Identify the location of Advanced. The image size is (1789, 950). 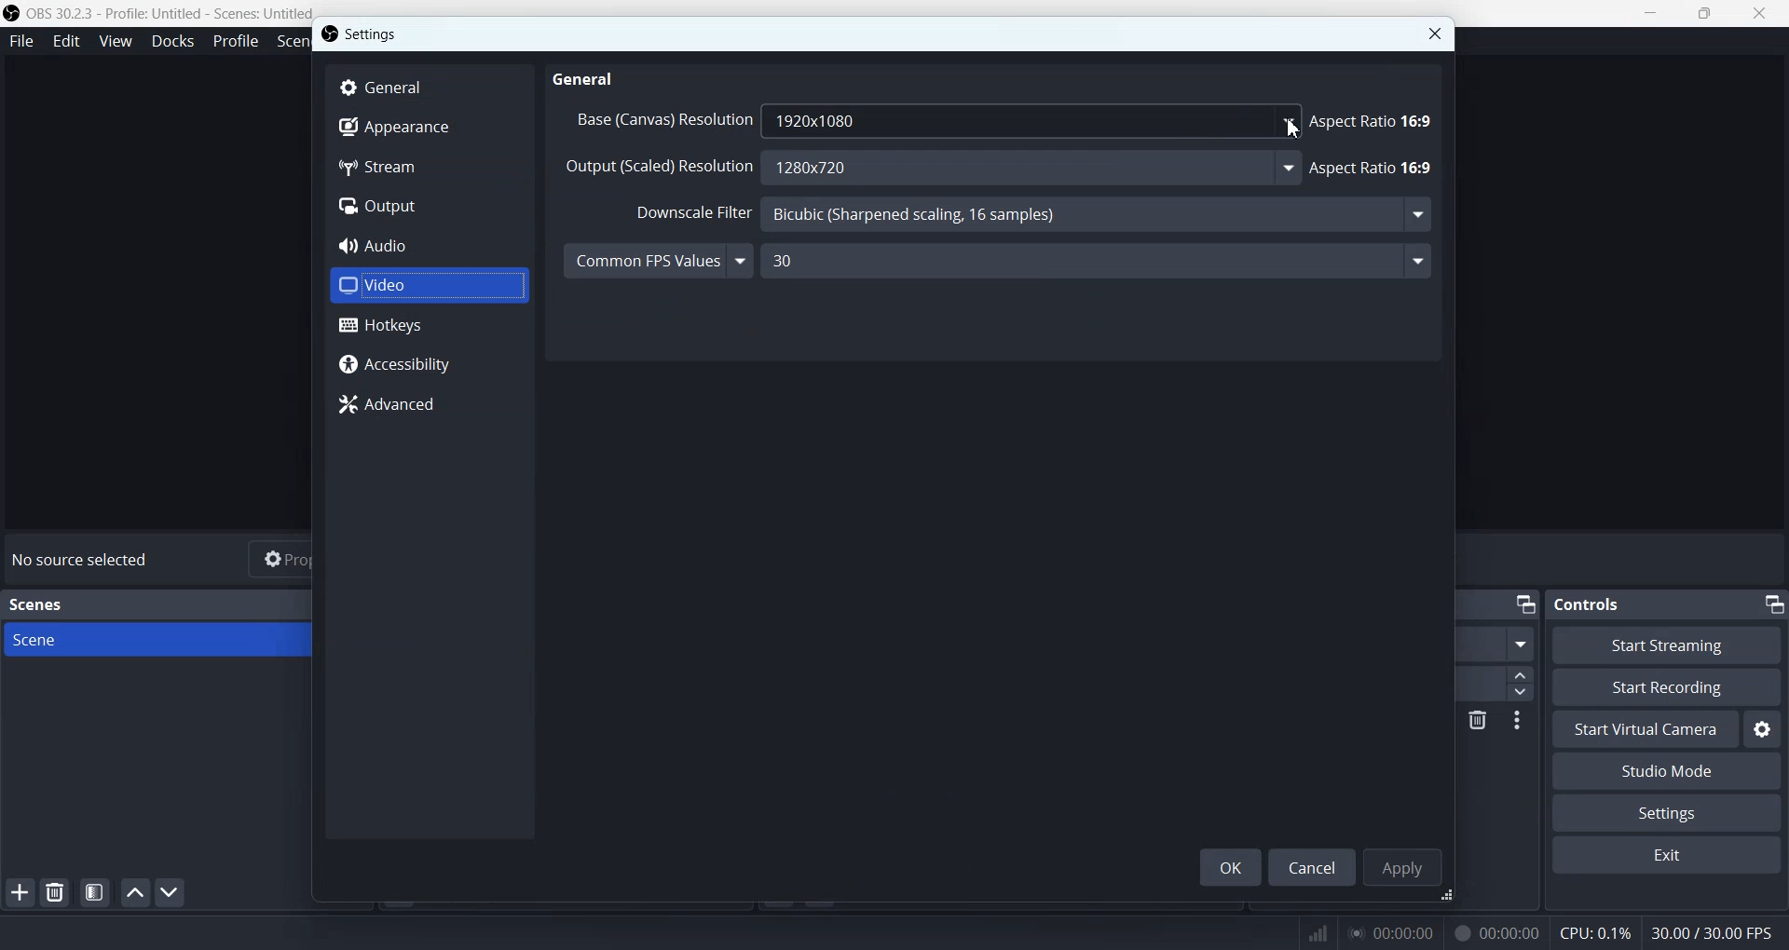
(430, 406).